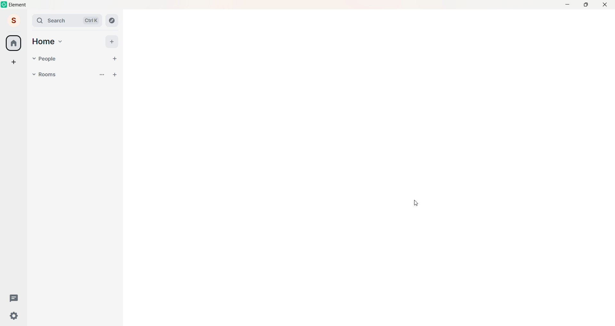 The width and height of the screenshot is (615, 326). Describe the element at coordinates (115, 74) in the screenshot. I see `Add Room` at that location.